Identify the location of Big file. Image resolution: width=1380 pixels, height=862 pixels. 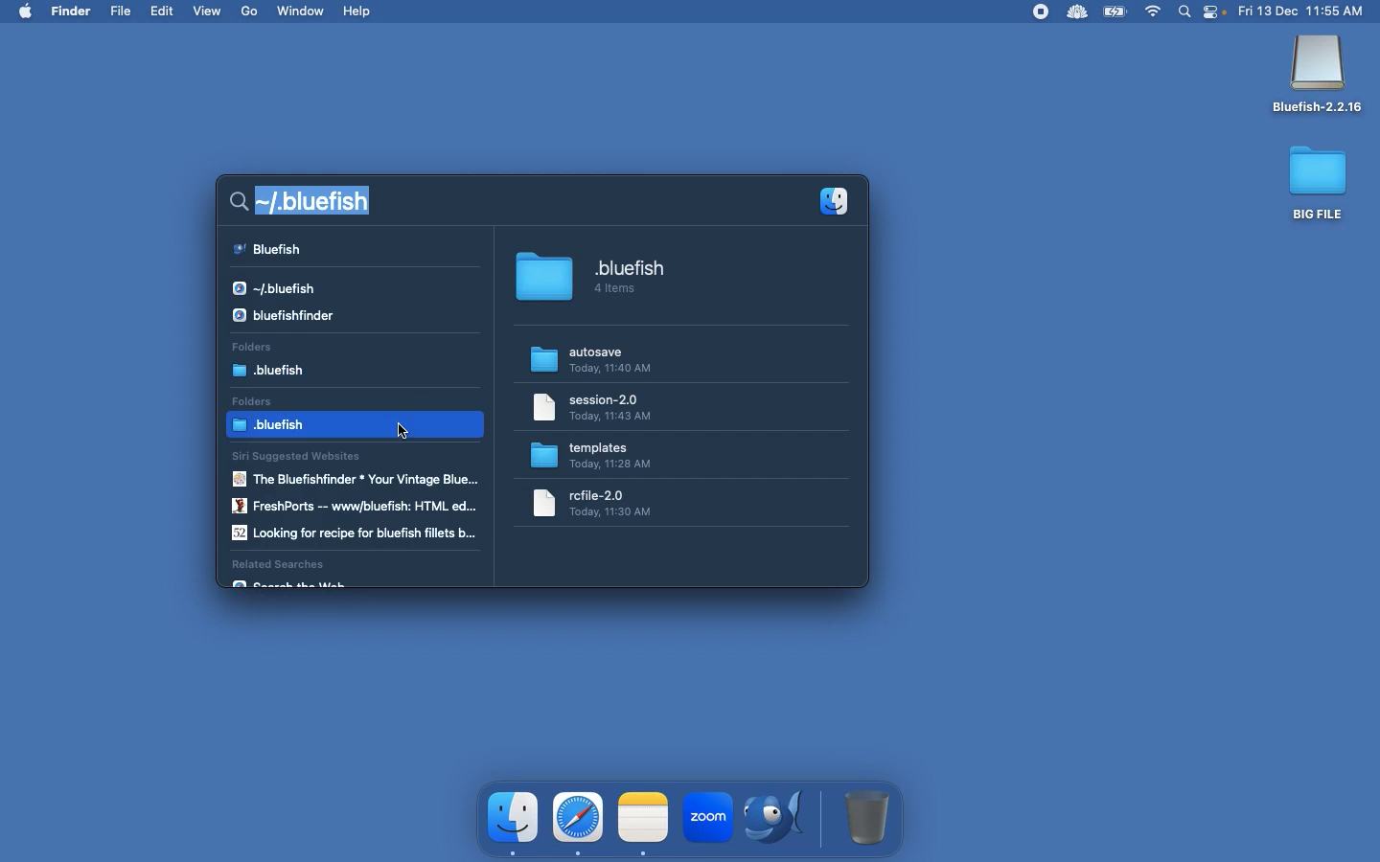
(1319, 182).